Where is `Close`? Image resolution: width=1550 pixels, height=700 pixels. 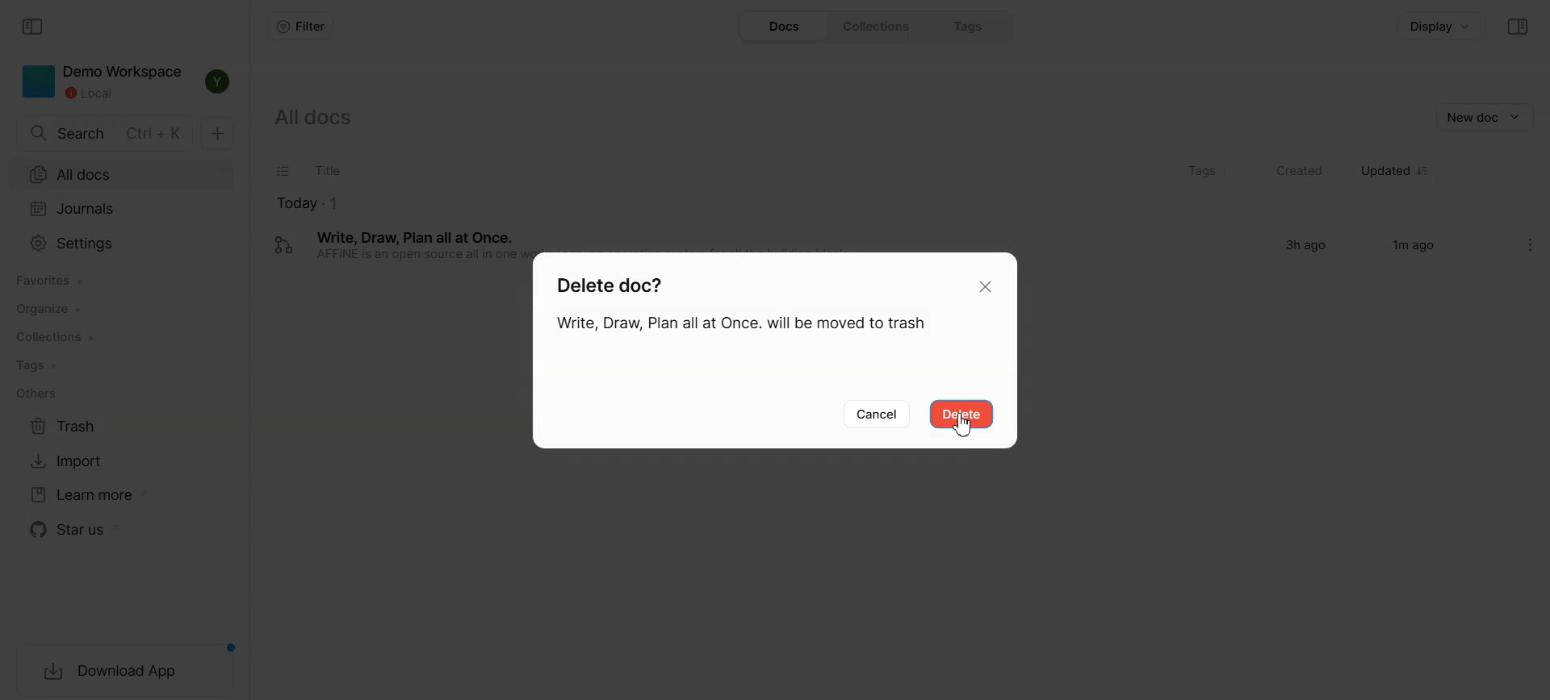
Close is located at coordinates (989, 286).